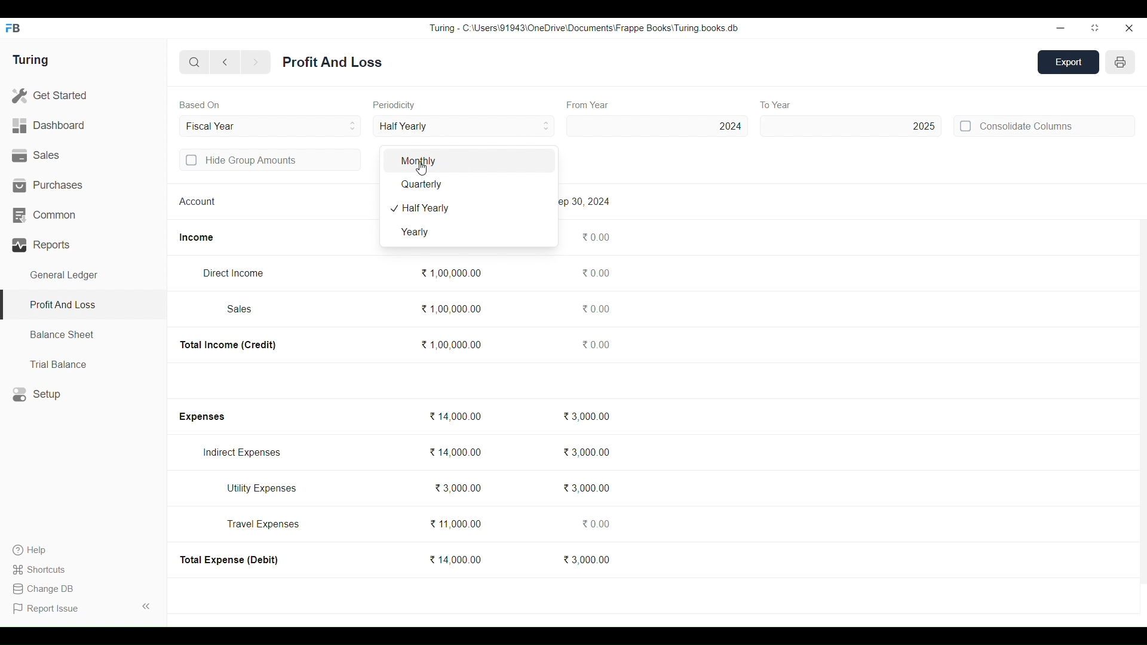  I want to click on Based On, so click(200, 105).